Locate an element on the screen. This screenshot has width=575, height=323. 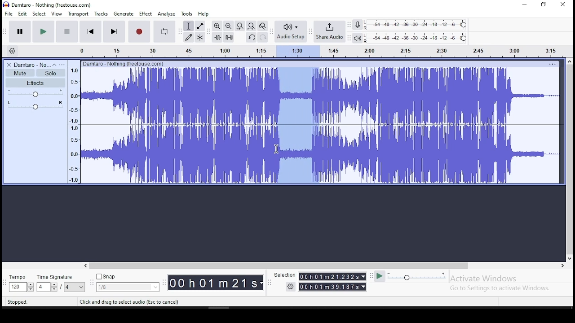
envelope tool is located at coordinates (199, 26).